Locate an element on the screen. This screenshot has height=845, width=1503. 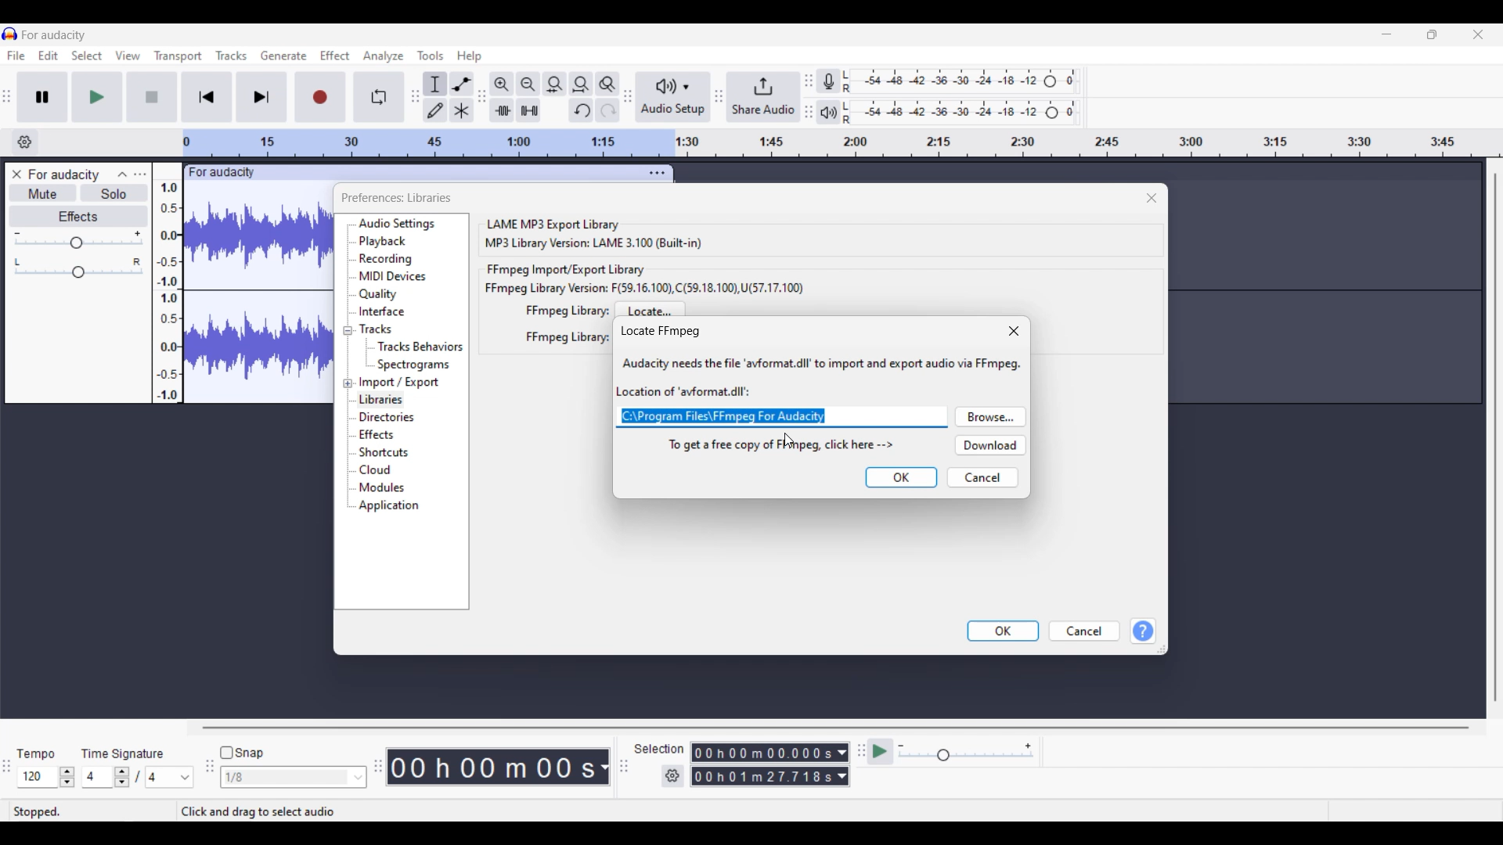
Redo is located at coordinates (607, 110).